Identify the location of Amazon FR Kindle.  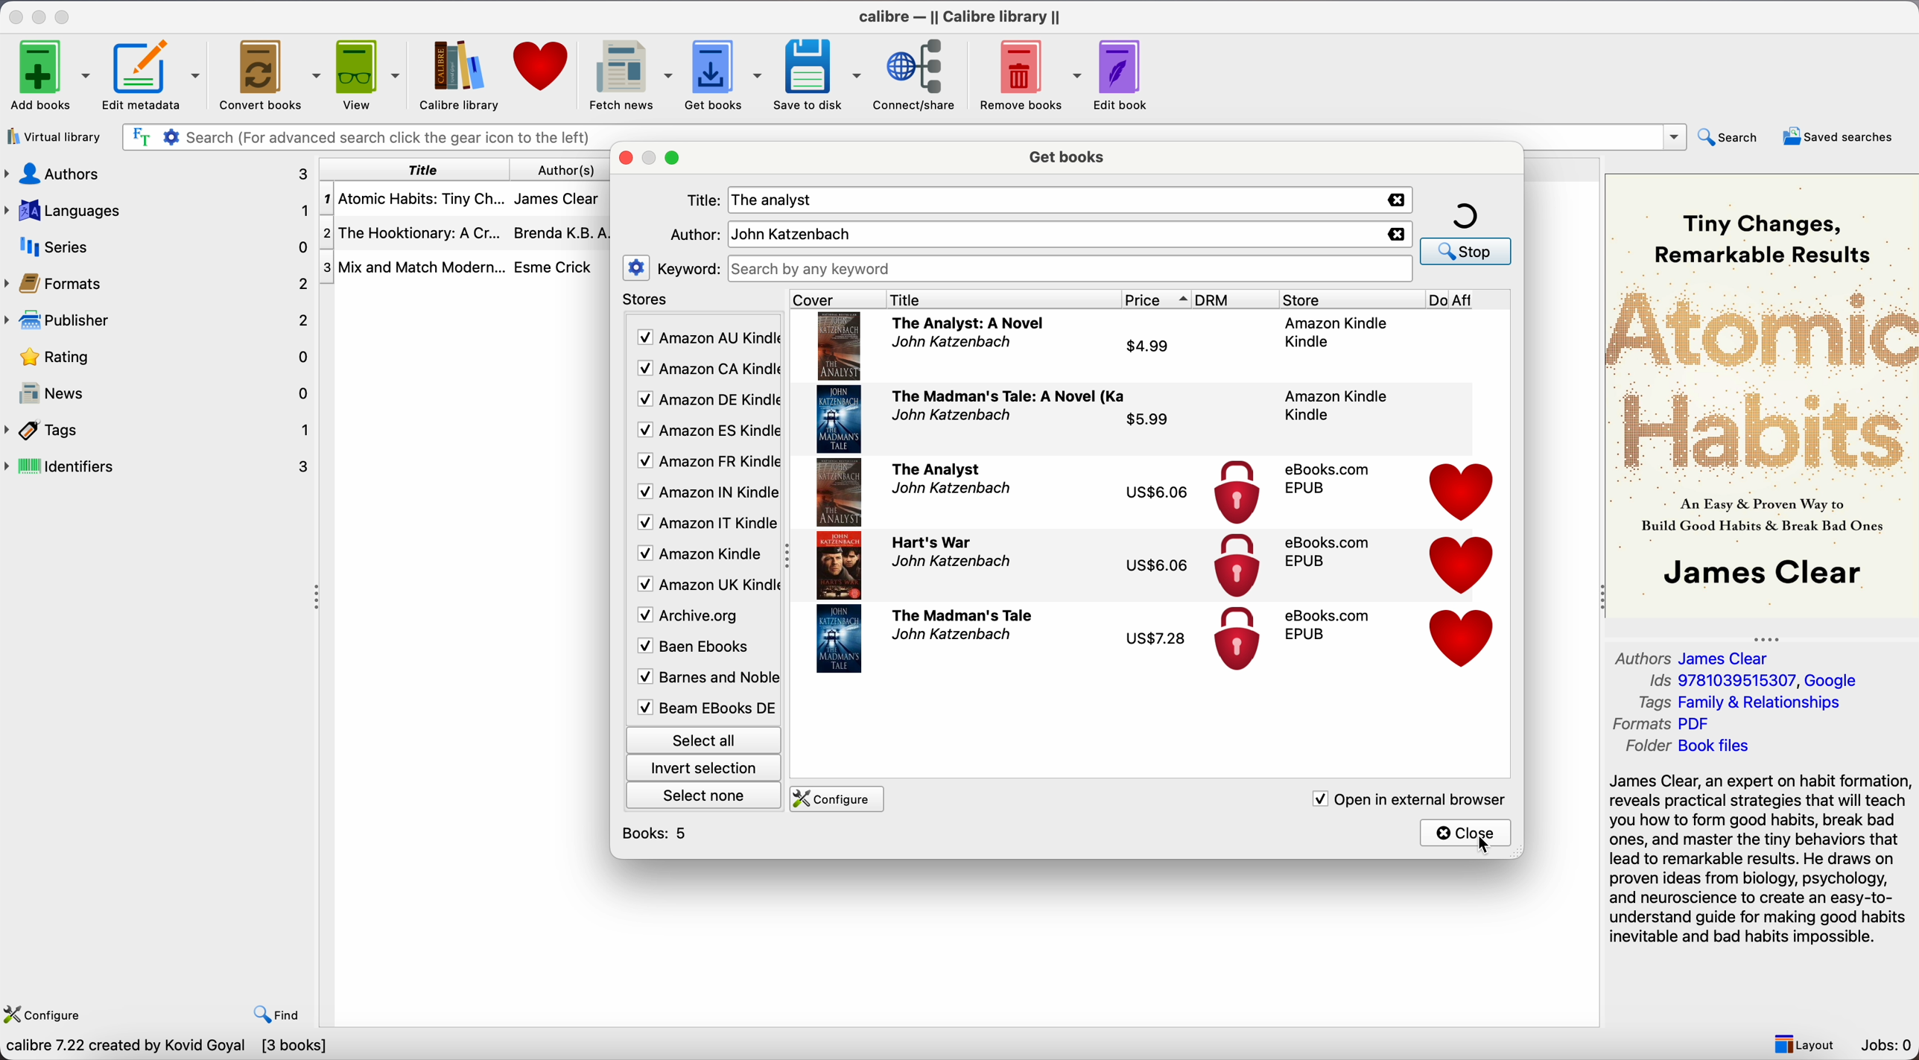
(705, 464).